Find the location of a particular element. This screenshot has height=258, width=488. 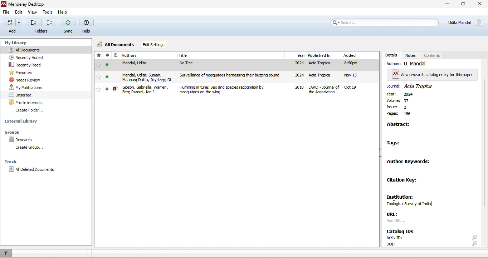

help is located at coordinates (64, 13).